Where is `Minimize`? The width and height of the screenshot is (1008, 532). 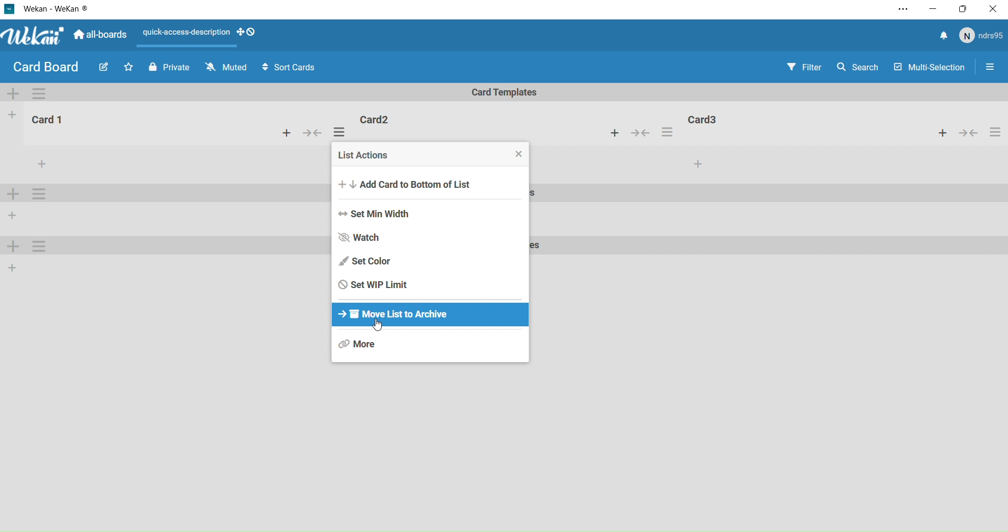
Minimize is located at coordinates (933, 10).